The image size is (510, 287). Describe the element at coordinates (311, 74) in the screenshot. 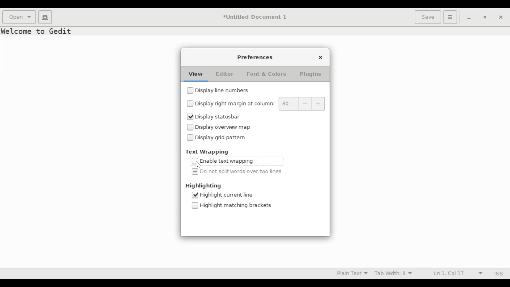

I see `Plugins` at that location.